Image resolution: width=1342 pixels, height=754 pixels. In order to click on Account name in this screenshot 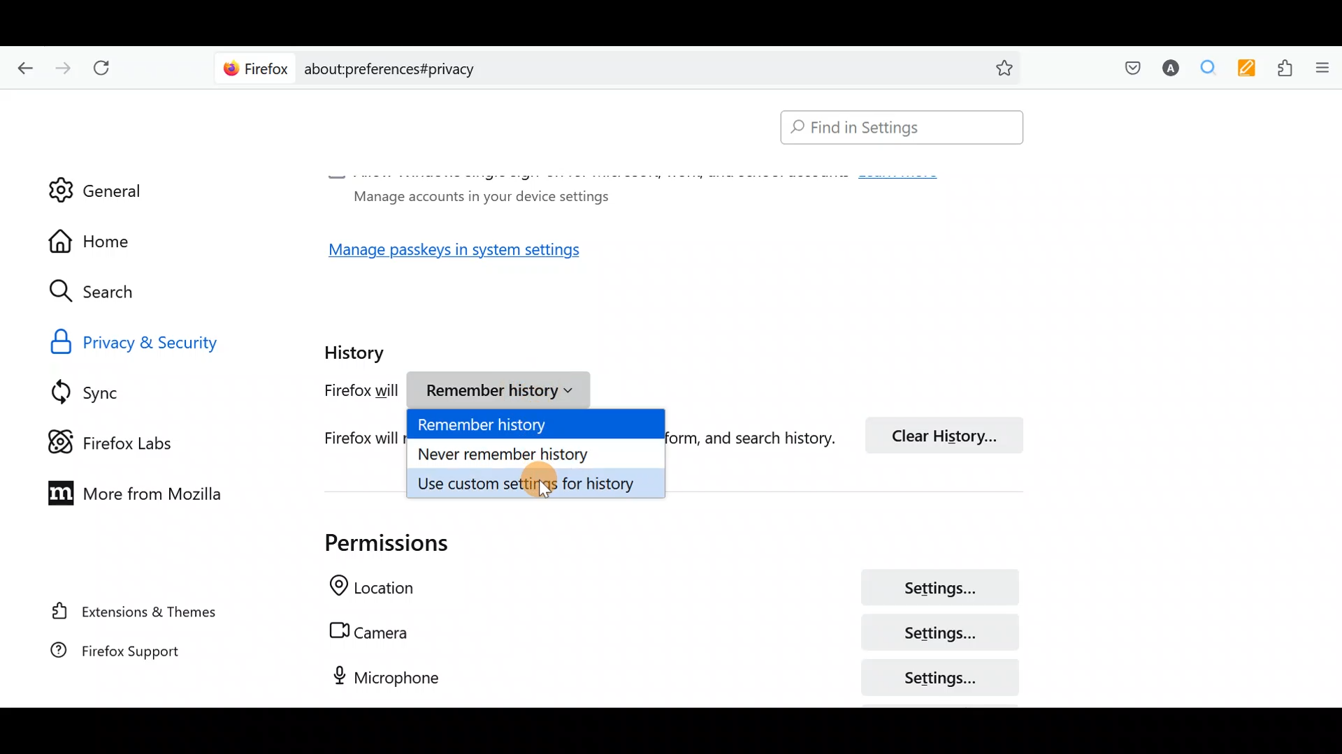, I will do `click(1167, 70)`.